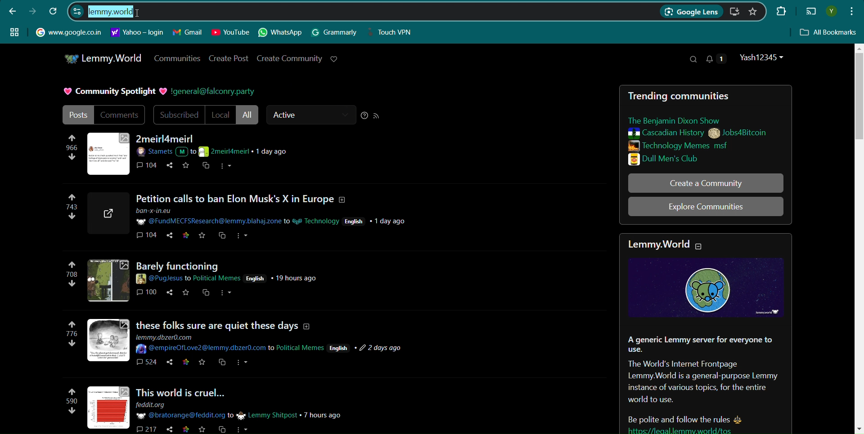 The height and width of the screenshot is (434, 864). Describe the element at coordinates (281, 33) in the screenshot. I see `Whatsapp` at that location.